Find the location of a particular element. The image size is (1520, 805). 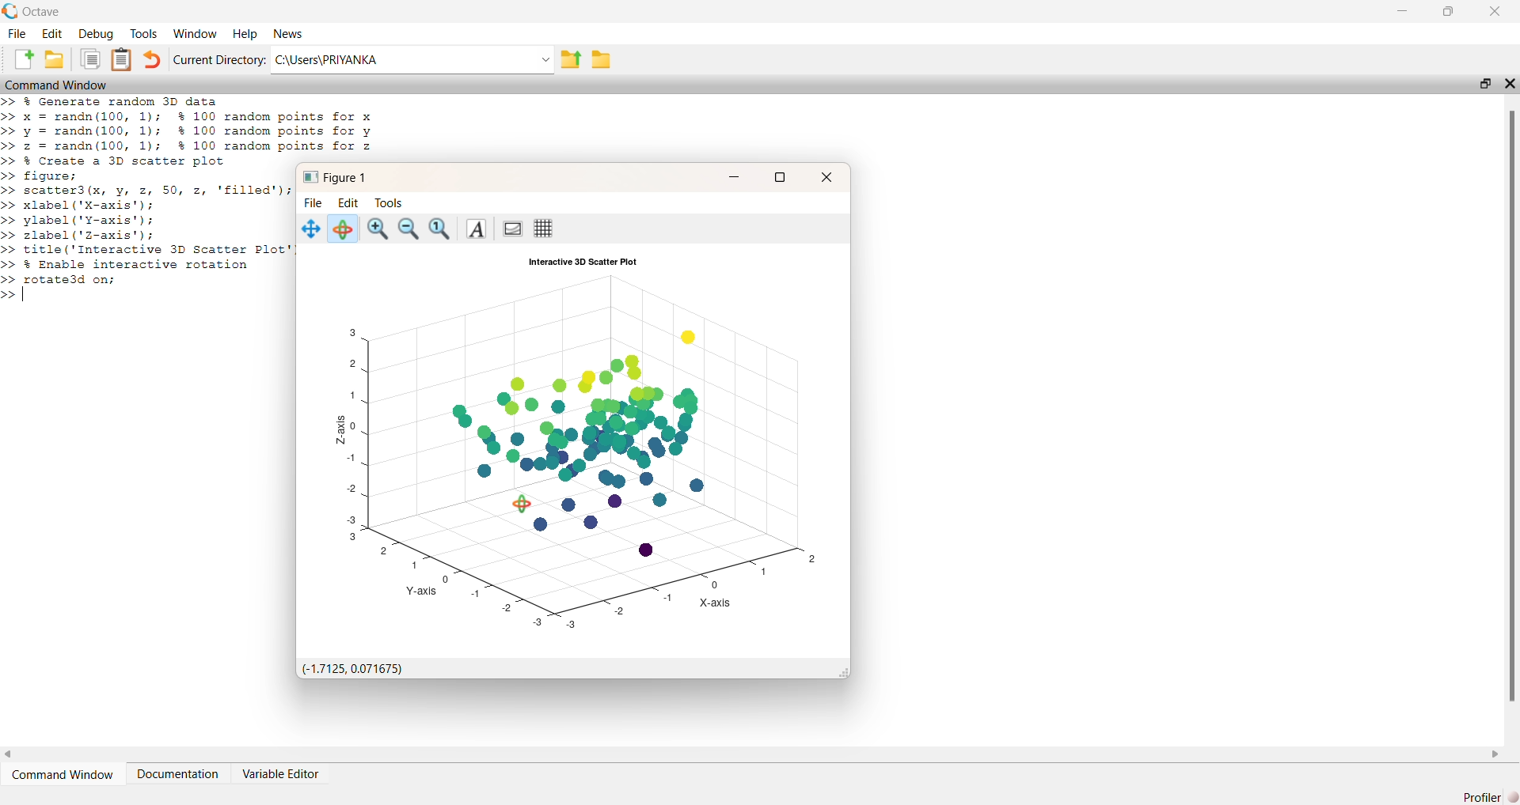

close is located at coordinates (1510, 83).